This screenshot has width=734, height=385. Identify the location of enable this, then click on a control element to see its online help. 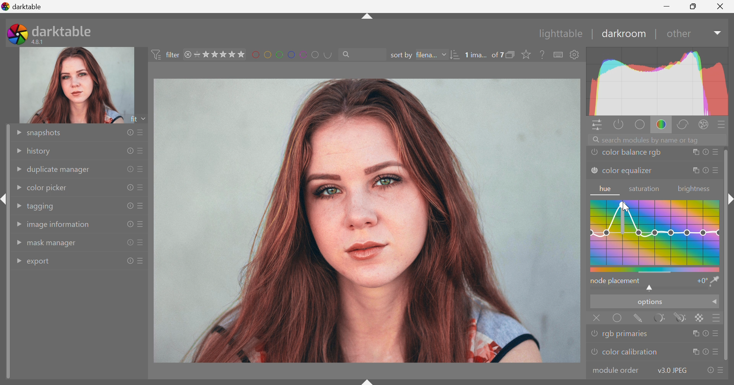
(543, 54).